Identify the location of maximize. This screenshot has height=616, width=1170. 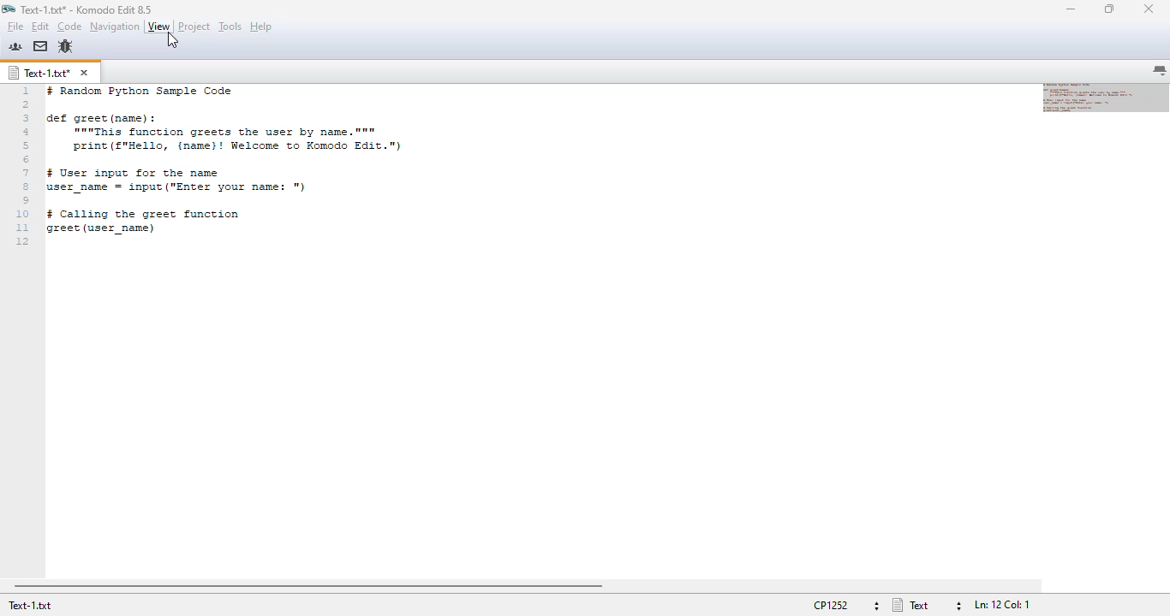
(1109, 9).